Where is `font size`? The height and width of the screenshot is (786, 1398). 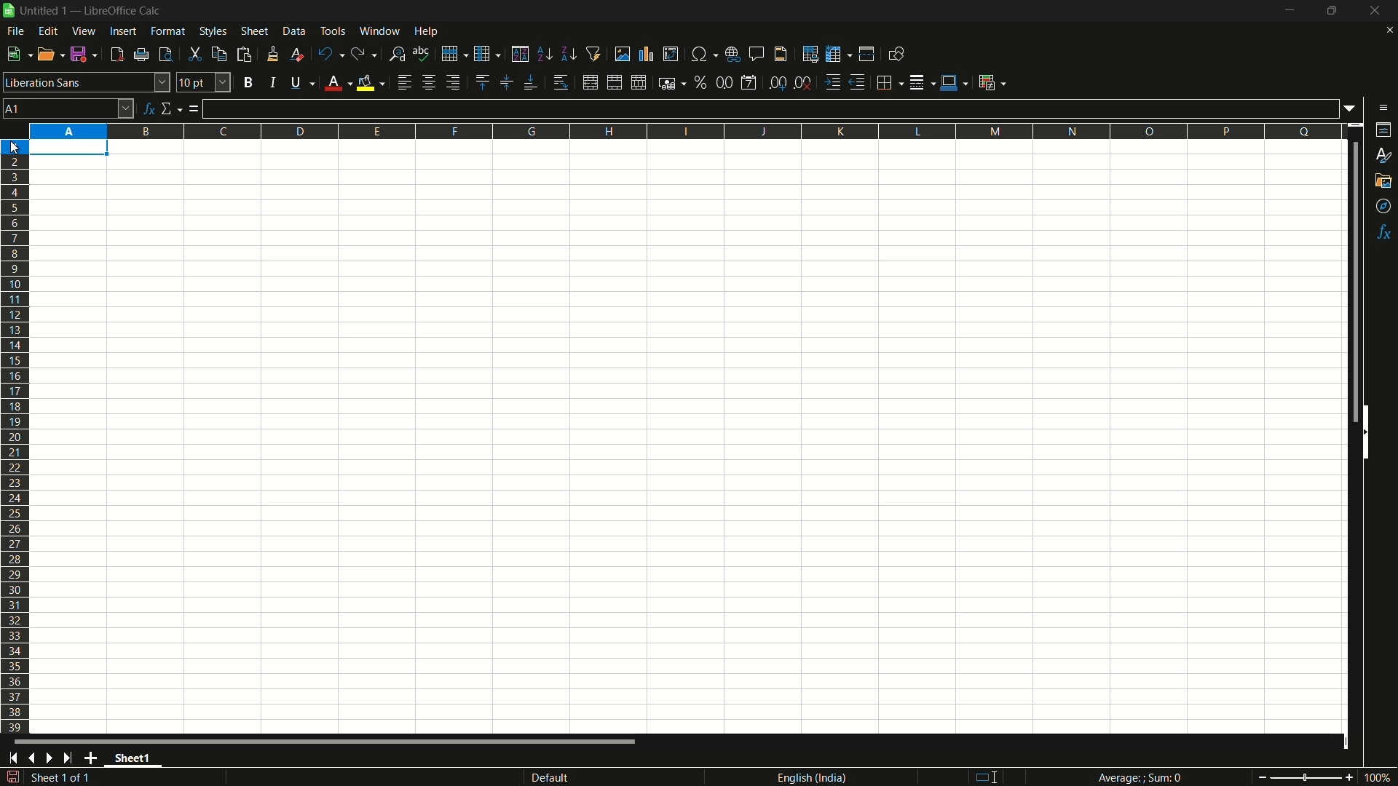
font size is located at coordinates (204, 82).